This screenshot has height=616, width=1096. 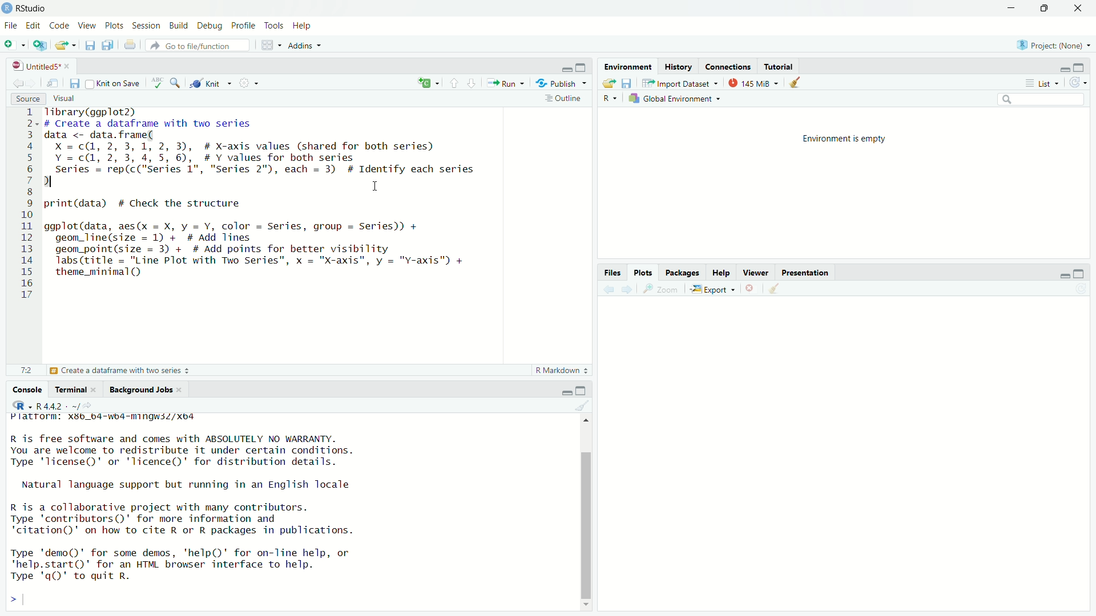 I want to click on Go forward to the next source selection, so click(x=627, y=289).